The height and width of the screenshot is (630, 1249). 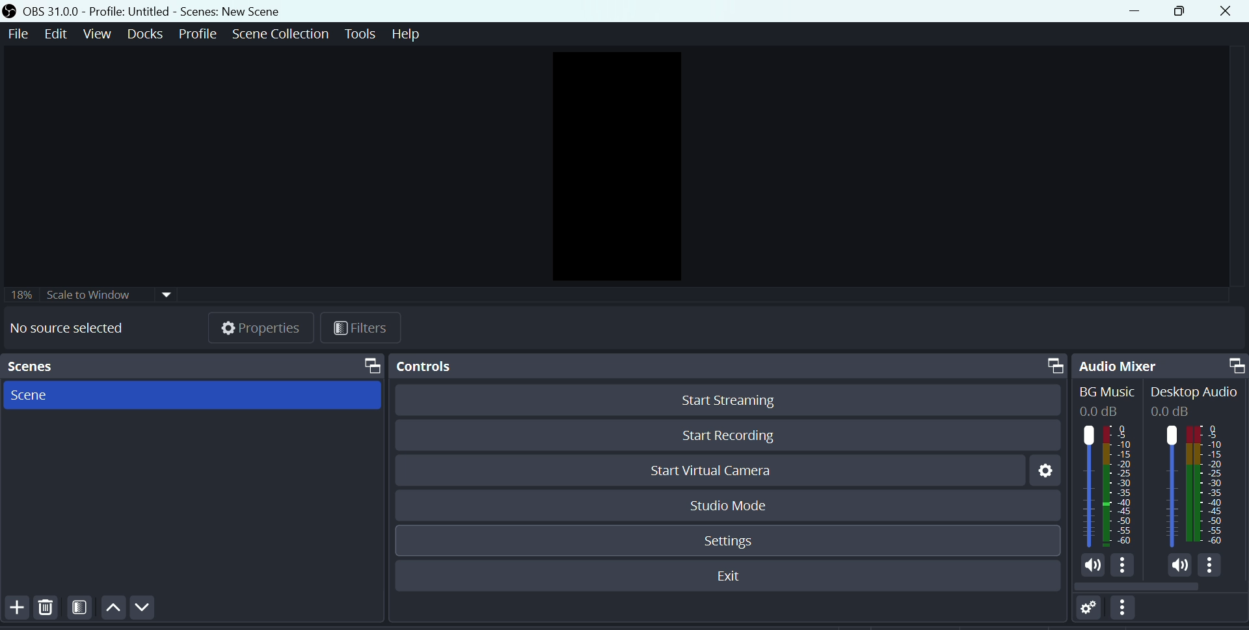 I want to click on OBS 31.0 .0 profile untitled scenes new scene, so click(x=156, y=11).